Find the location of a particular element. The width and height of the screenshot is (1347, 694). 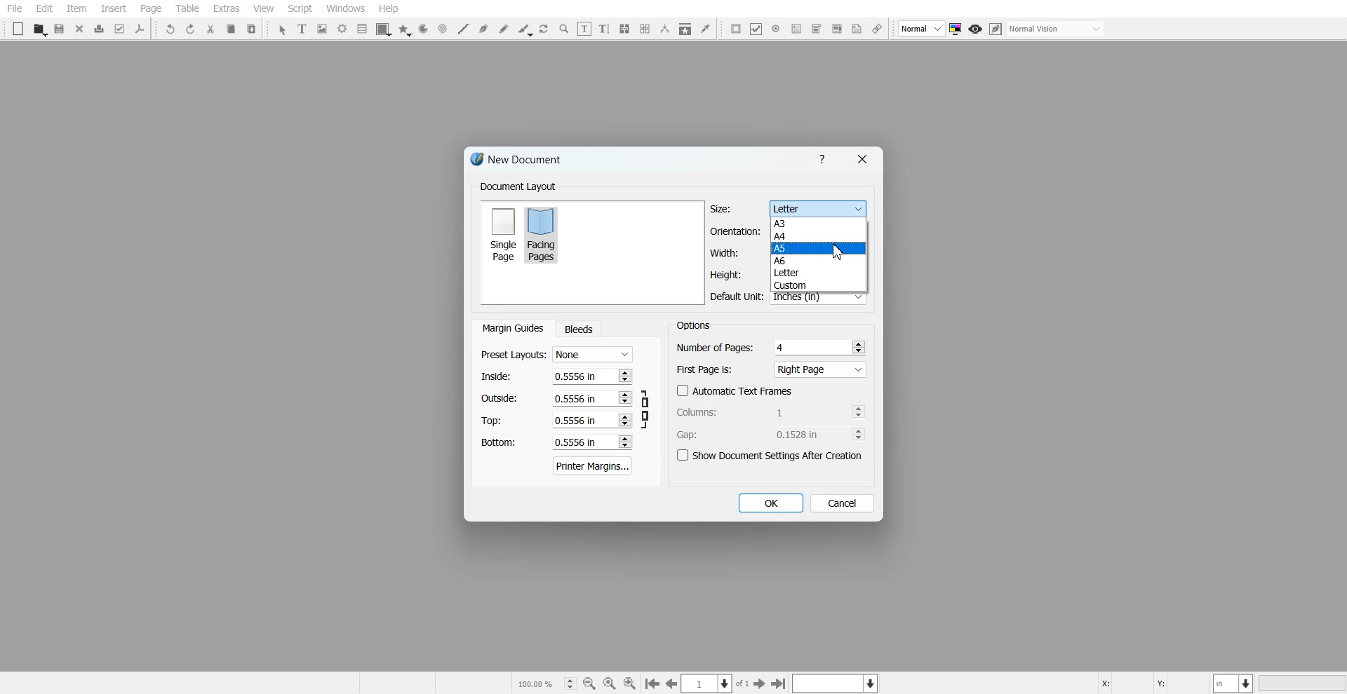

Close is located at coordinates (861, 159).